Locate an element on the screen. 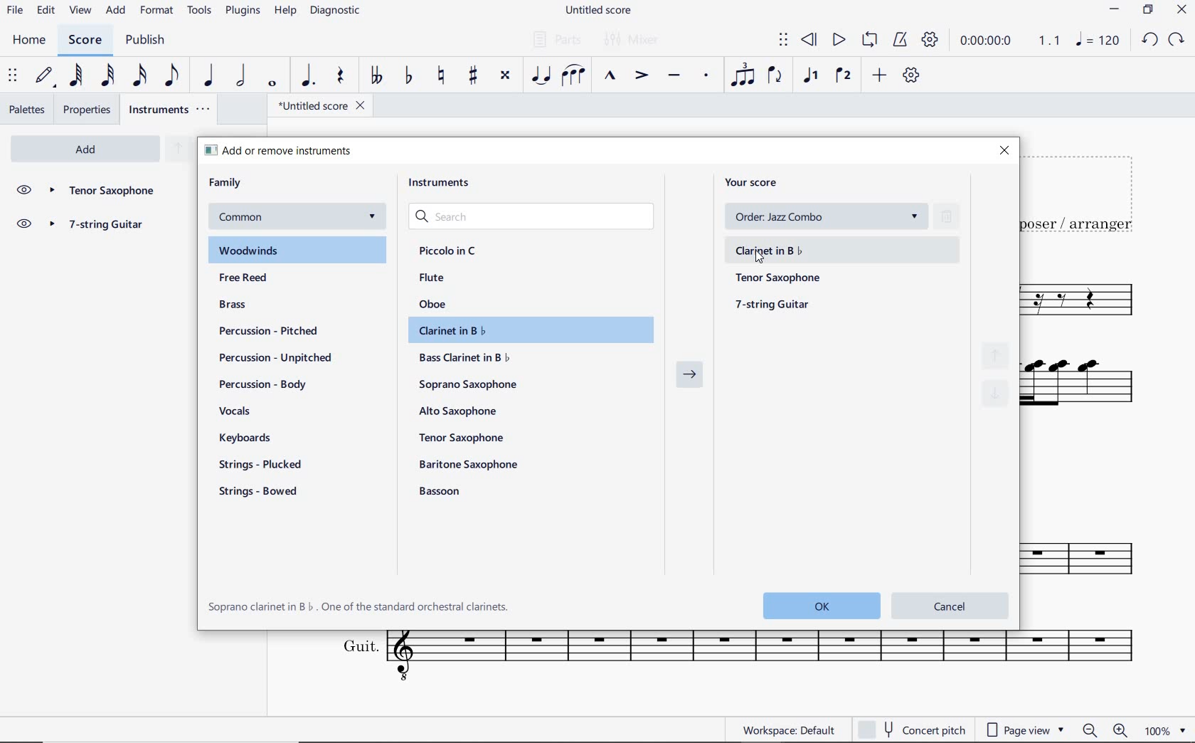  EIGHTH NOTE is located at coordinates (173, 74).